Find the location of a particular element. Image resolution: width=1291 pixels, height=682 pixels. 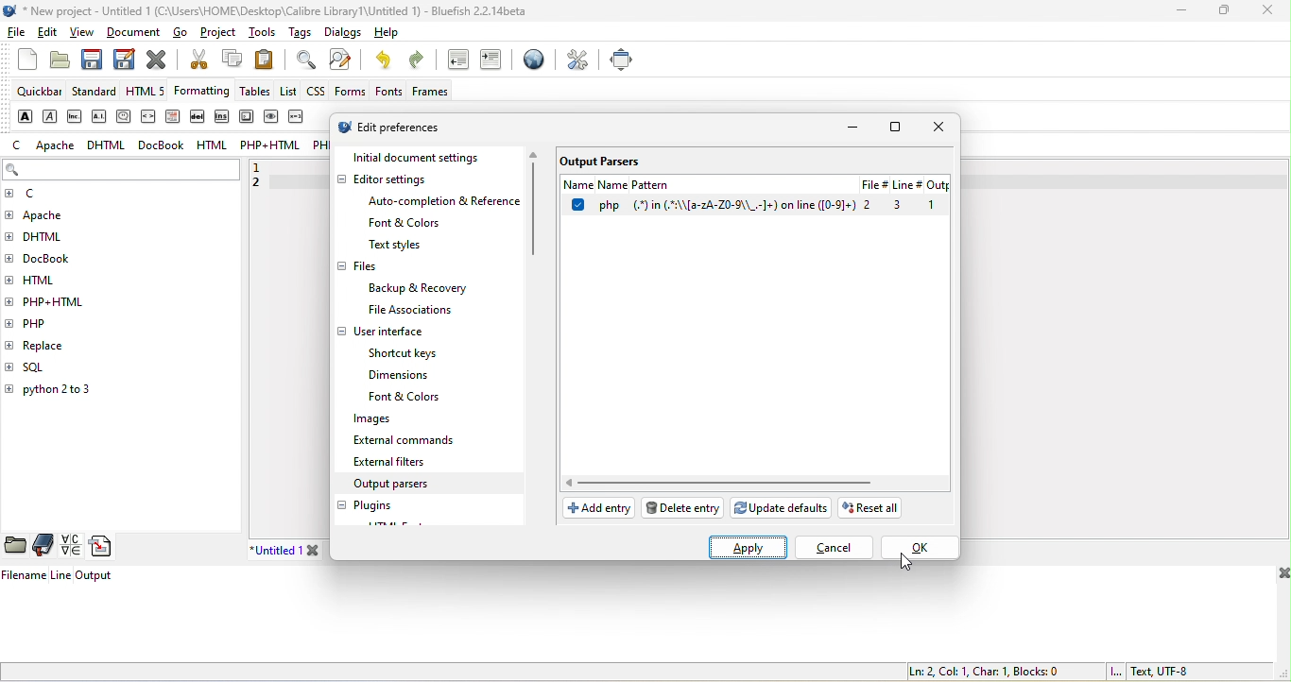

c is located at coordinates (36, 195).